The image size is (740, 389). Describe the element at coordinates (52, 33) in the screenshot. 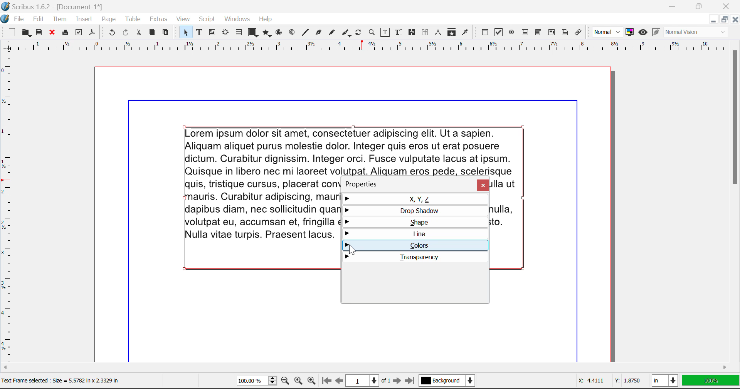

I see `Discard` at that location.